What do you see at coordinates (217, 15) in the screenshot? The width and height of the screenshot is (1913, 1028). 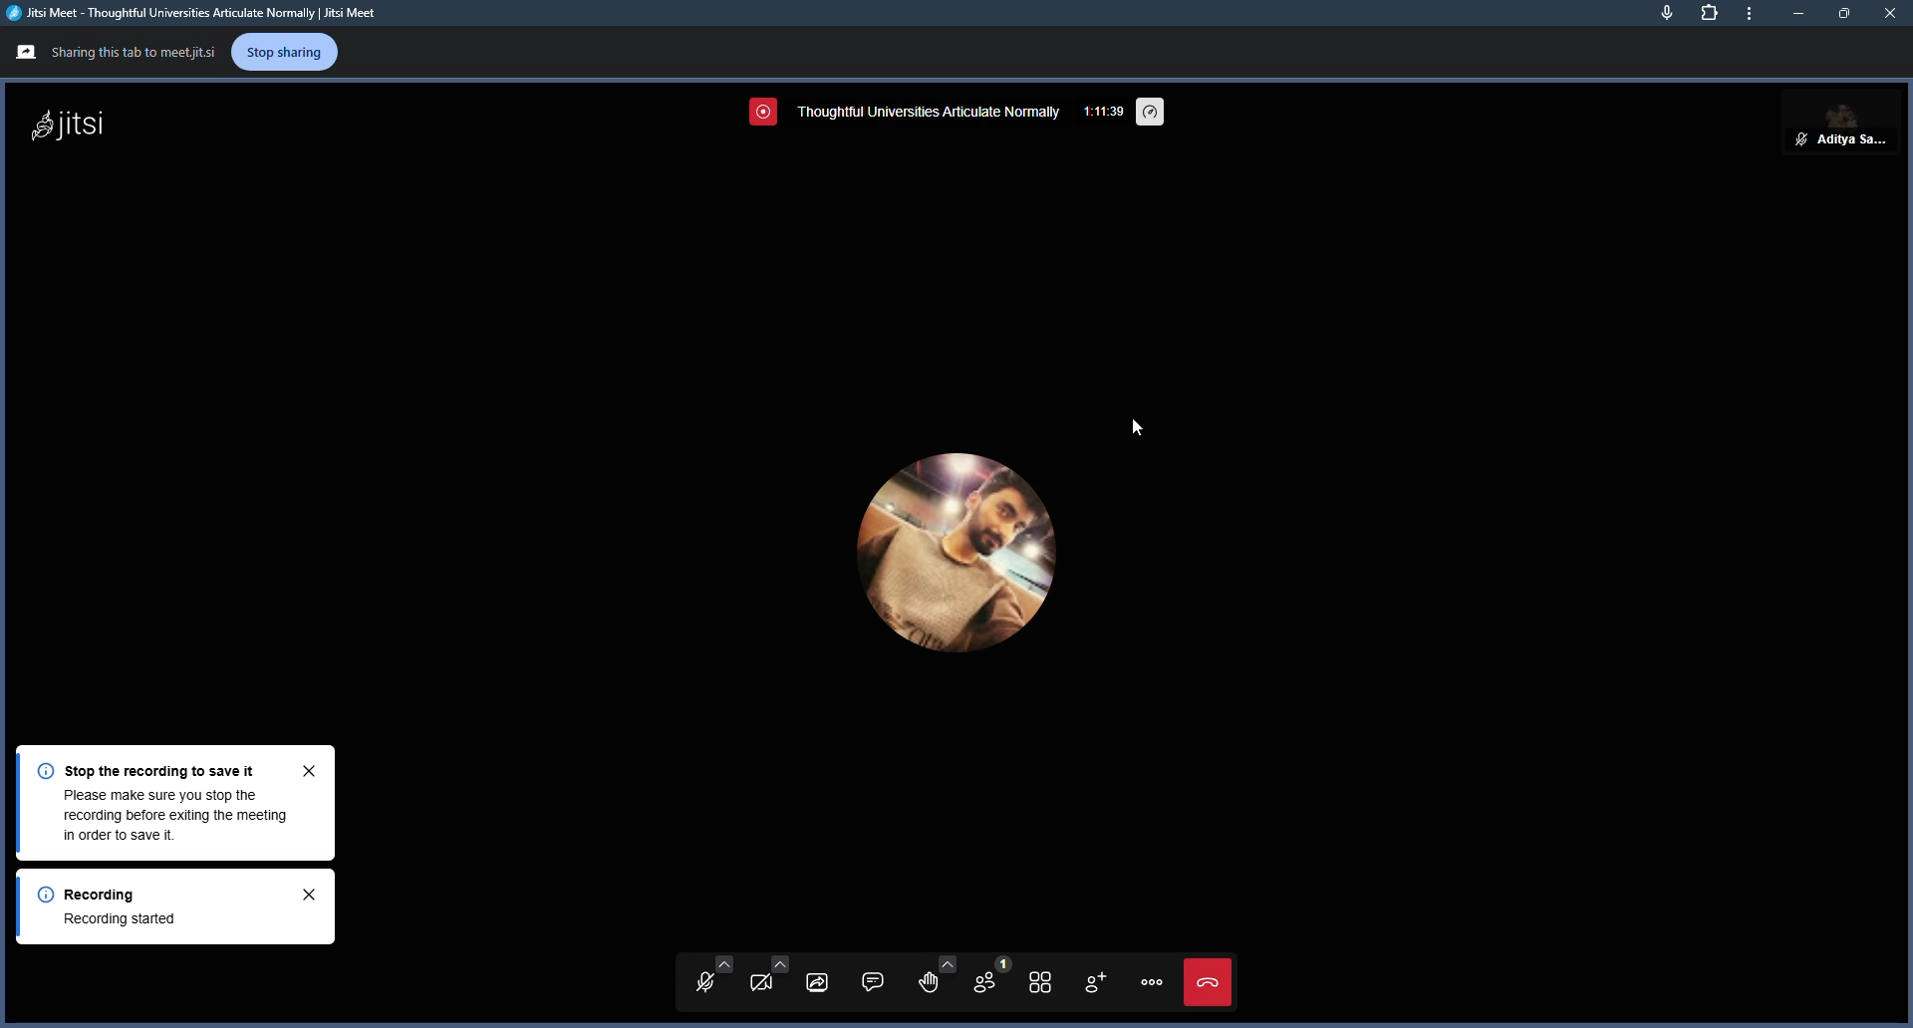 I see `Jitsi Meet - Thoughtful Universities Articulate Normally | Jitsi Meet` at bounding box center [217, 15].